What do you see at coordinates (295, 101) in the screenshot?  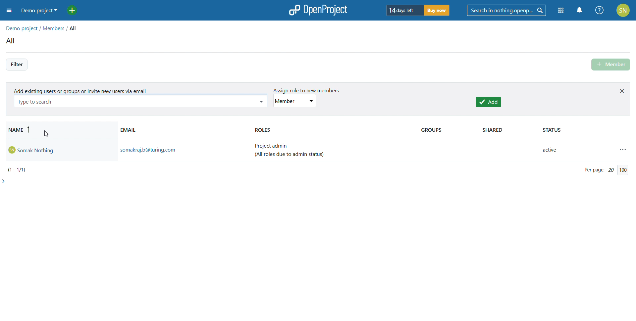 I see `set role` at bounding box center [295, 101].